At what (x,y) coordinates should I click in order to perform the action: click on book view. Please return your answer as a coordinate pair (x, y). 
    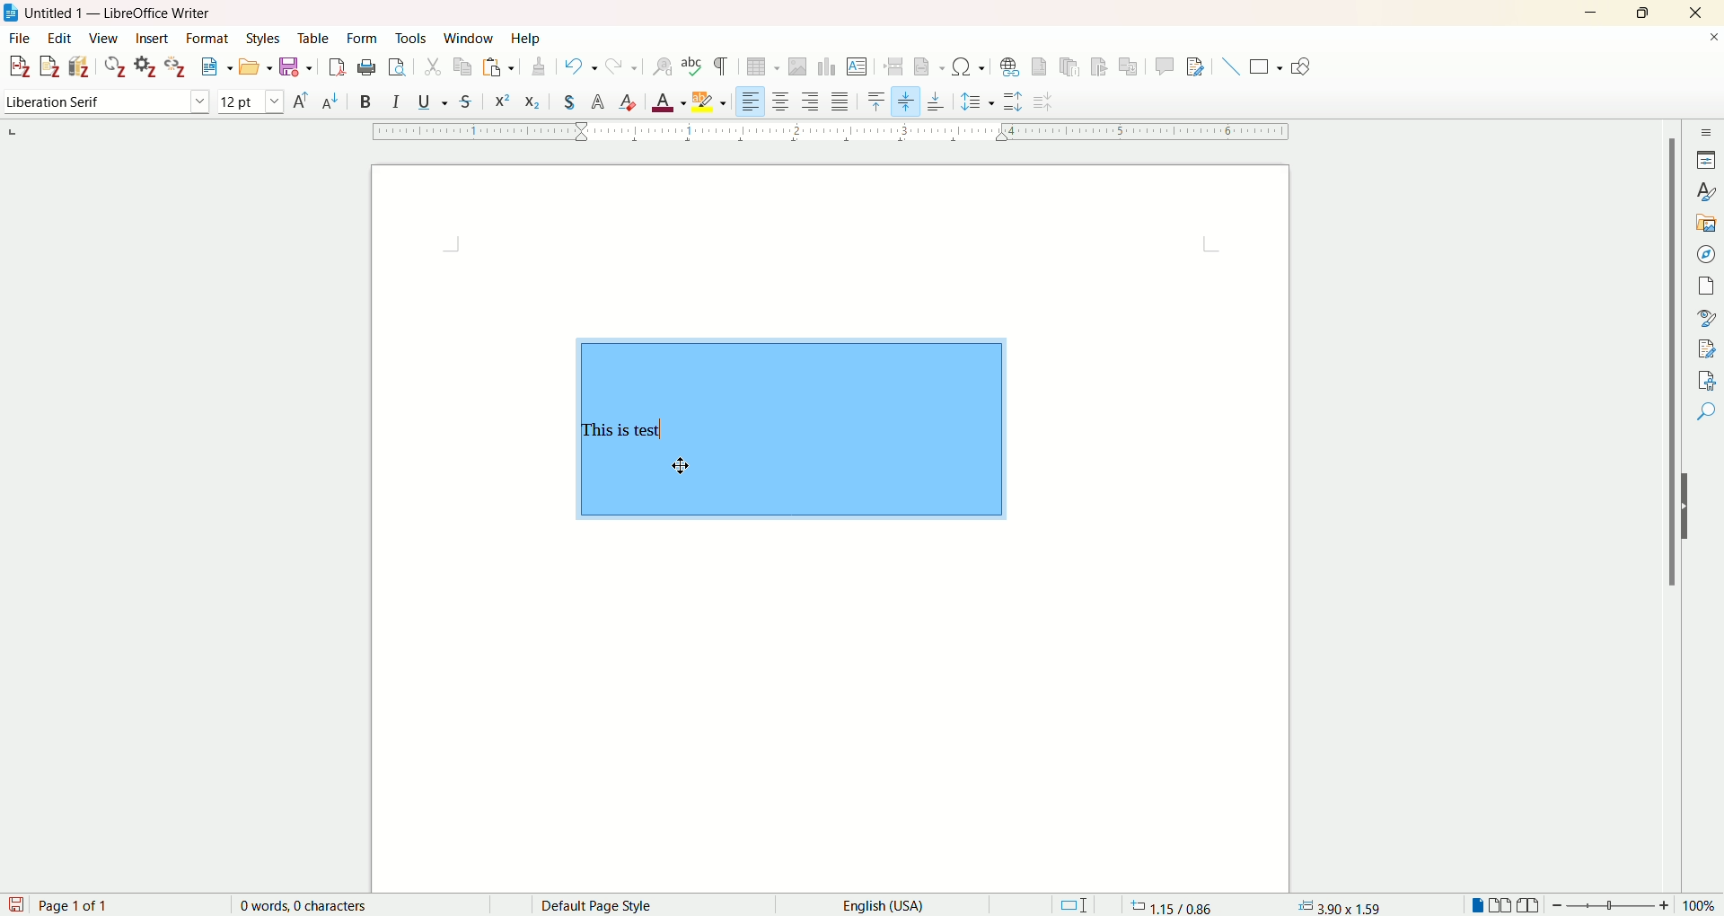
    Looking at the image, I should click on (1530, 904).